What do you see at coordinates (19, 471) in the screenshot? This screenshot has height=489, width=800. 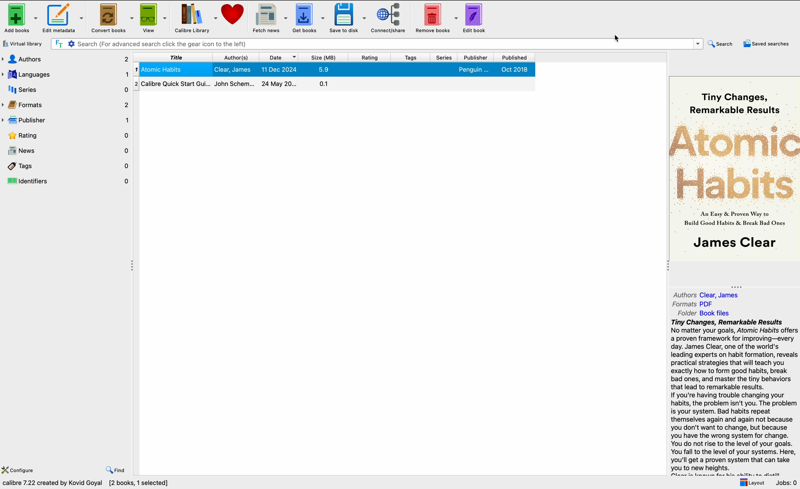 I see `configure` at bounding box center [19, 471].